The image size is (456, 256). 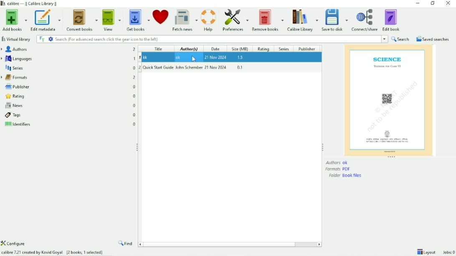 What do you see at coordinates (69, 106) in the screenshot?
I see `News` at bounding box center [69, 106].